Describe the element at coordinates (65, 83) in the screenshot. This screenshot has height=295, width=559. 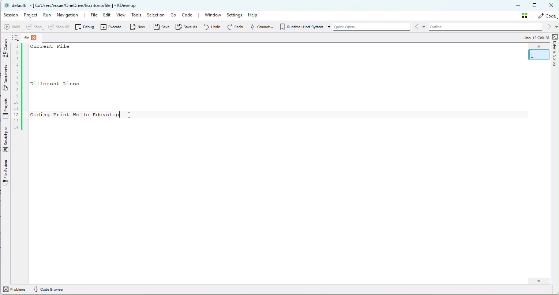
I see `Different Lines` at that location.